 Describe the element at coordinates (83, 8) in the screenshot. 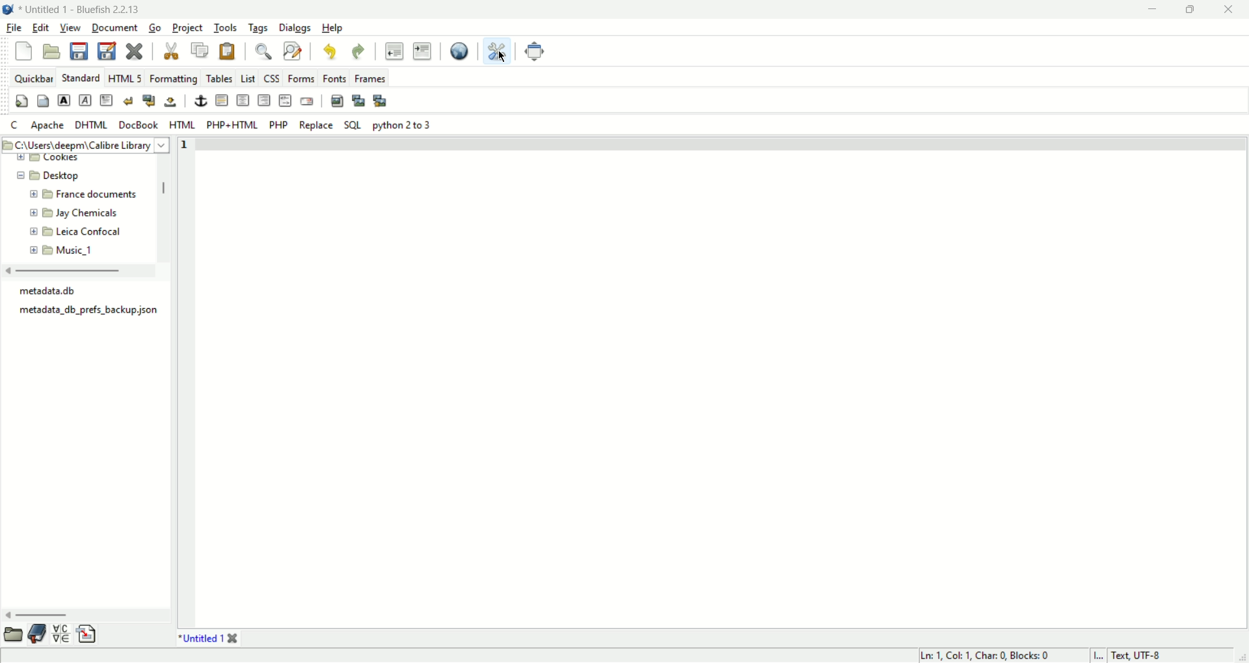

I see `Untitled 1 - Bluefish 2.2.13` at that location.